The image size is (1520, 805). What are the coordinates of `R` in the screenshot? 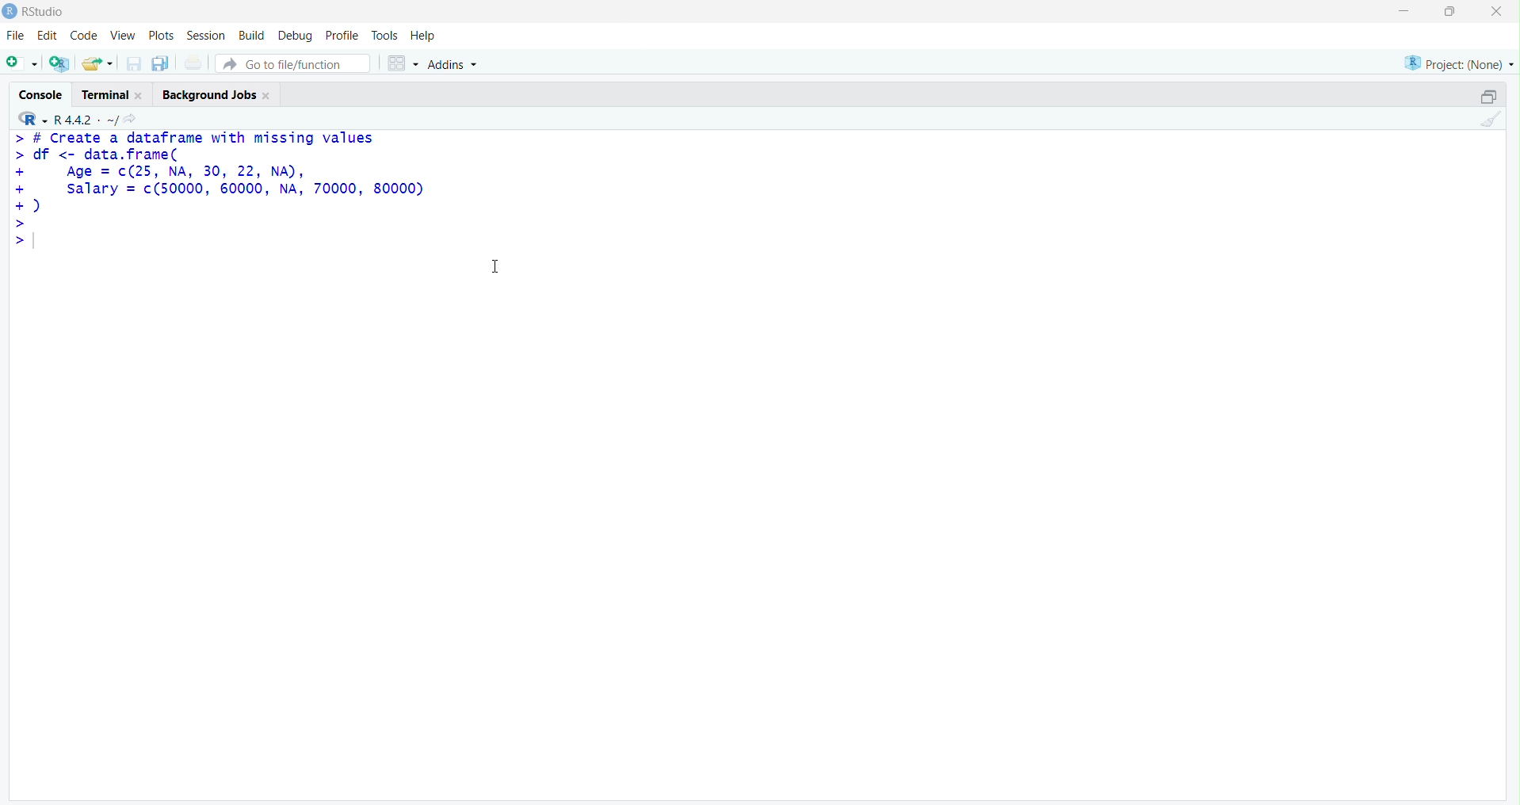 It's located at (30, 118).